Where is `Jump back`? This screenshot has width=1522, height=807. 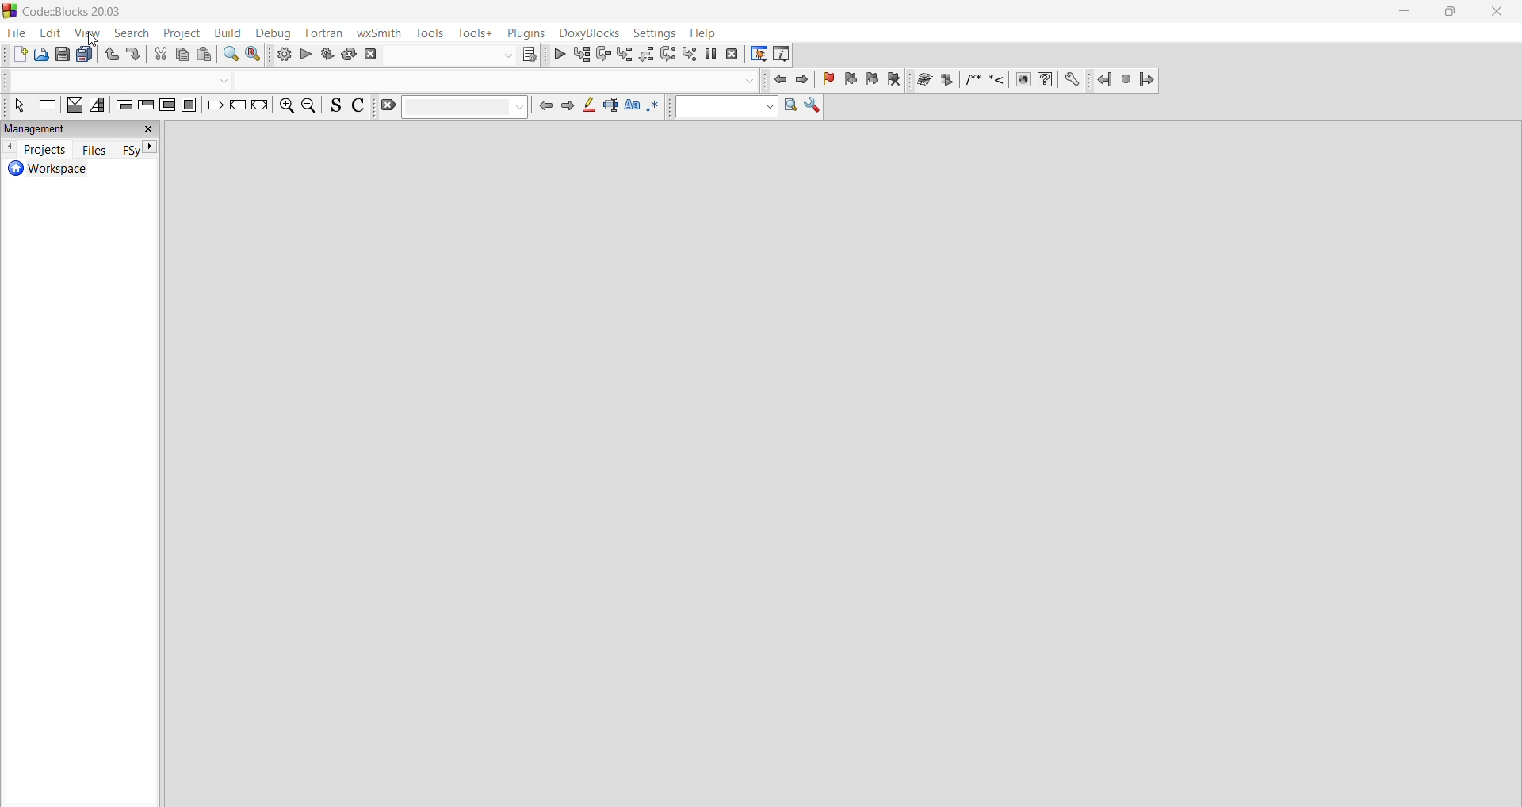
Jump back is located at coordinates (1103, 82).